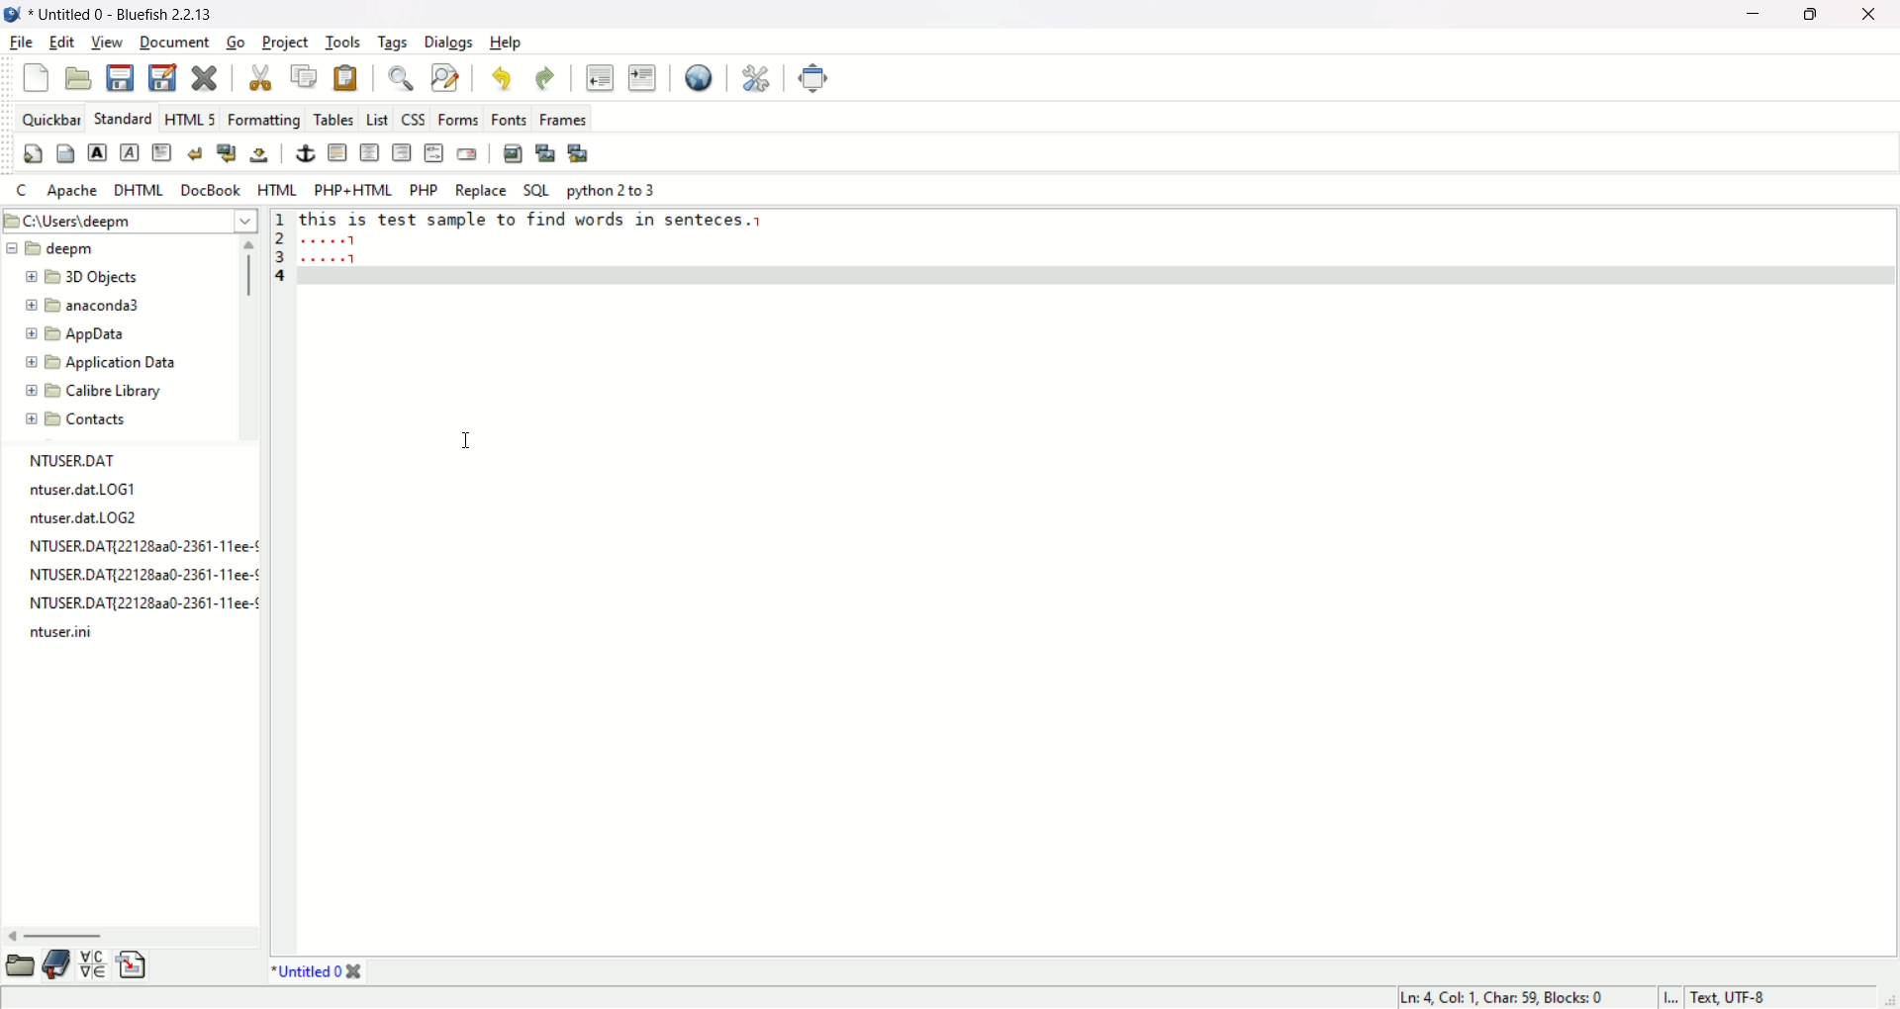 Image resolution: width=1900 pixels, height=1009 pixels. I want to click on right justify, so click(402, 152).